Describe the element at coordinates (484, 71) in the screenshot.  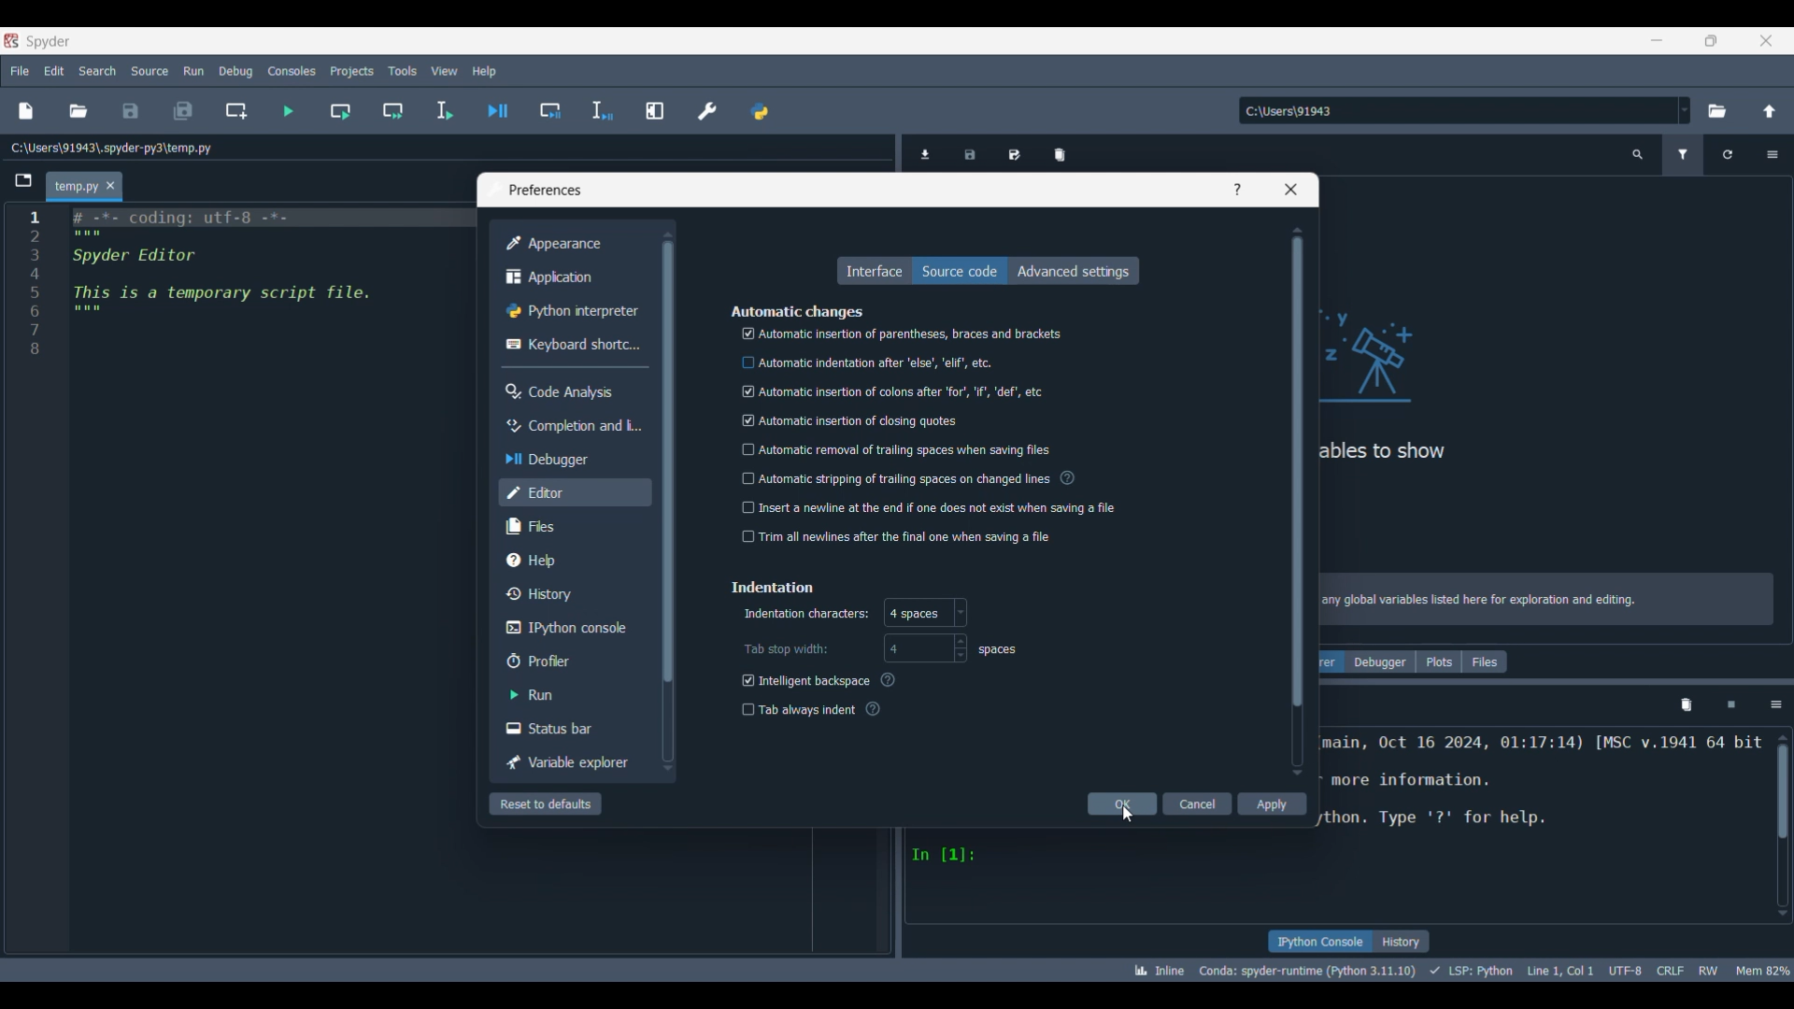
I see `Help menu` at that location.